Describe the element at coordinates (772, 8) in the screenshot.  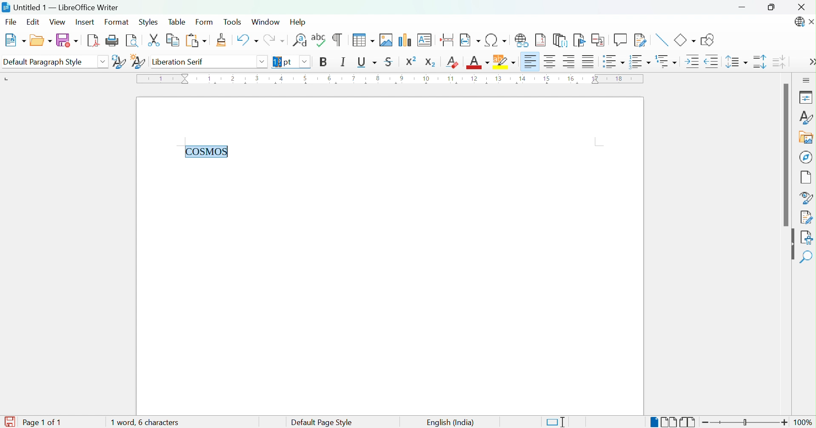
I see `Restore down` at that location.